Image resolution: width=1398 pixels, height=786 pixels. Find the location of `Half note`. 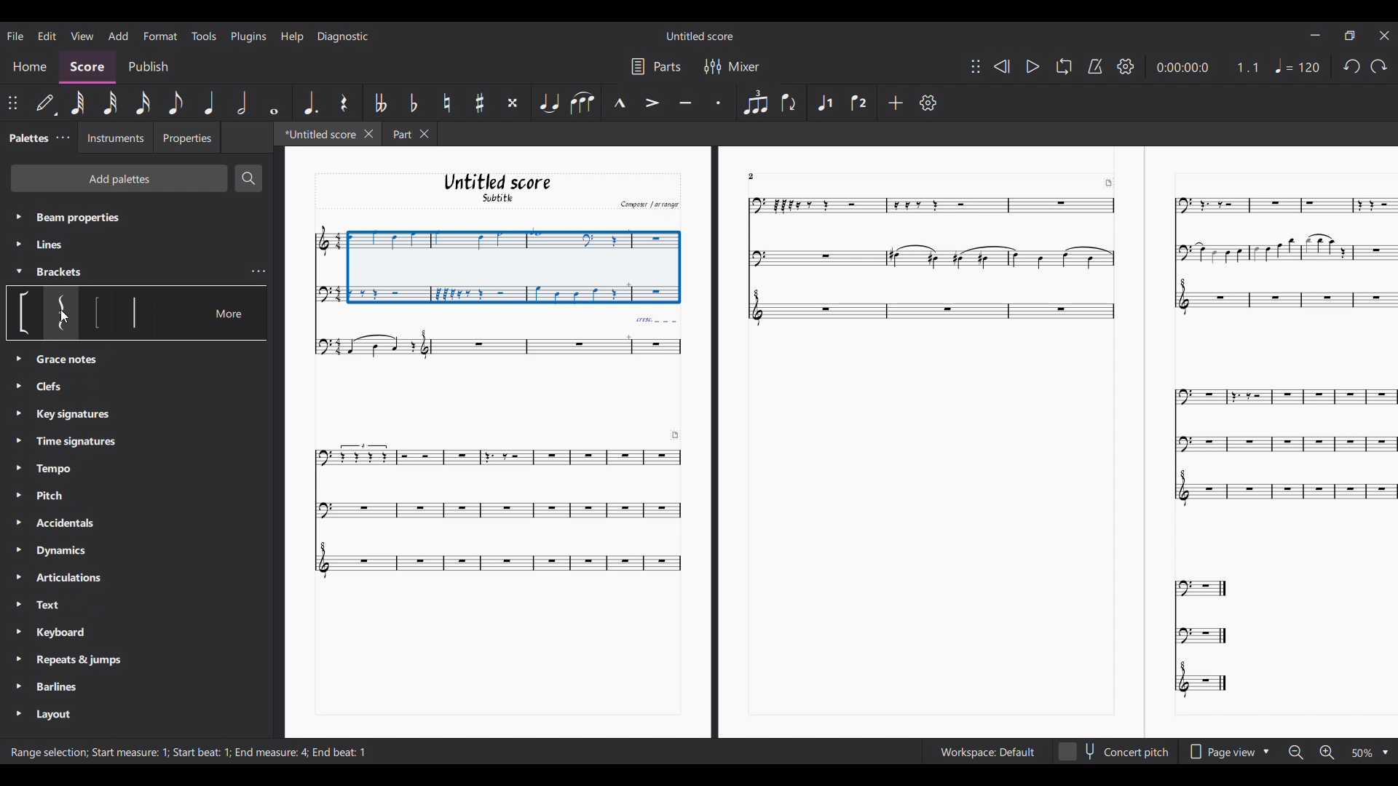

Half note is located at coordinates (242, 103).